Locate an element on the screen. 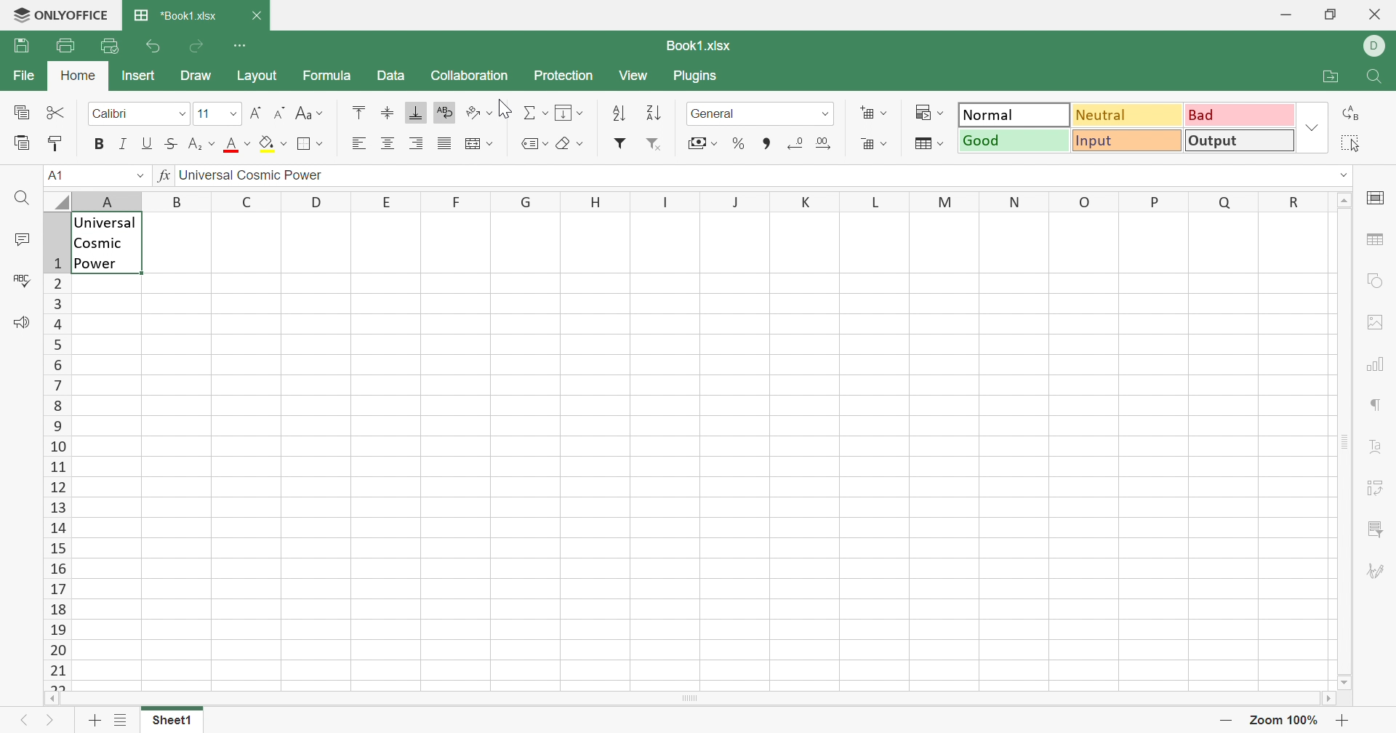  Comments is located at coordinates (23, 240).